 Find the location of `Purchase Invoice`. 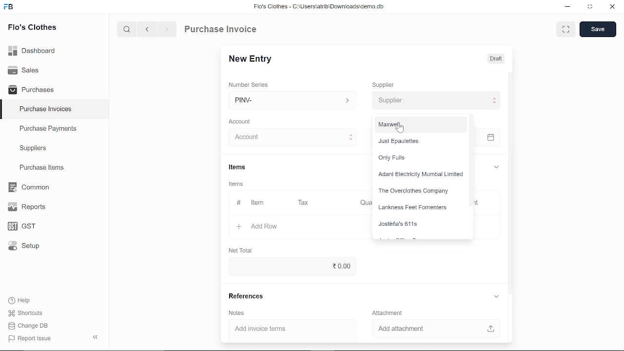

Purchase Invoice is located at coordinates (222, 30).